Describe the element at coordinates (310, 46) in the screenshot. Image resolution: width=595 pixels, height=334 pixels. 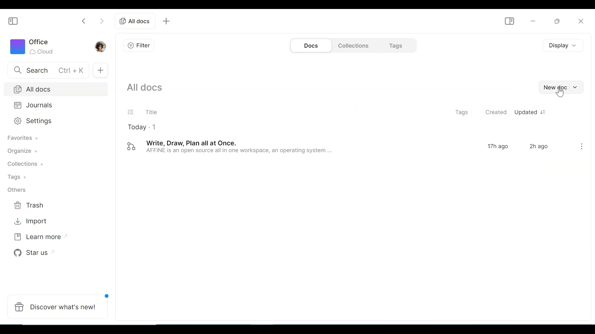
I see `Documents` at that location.